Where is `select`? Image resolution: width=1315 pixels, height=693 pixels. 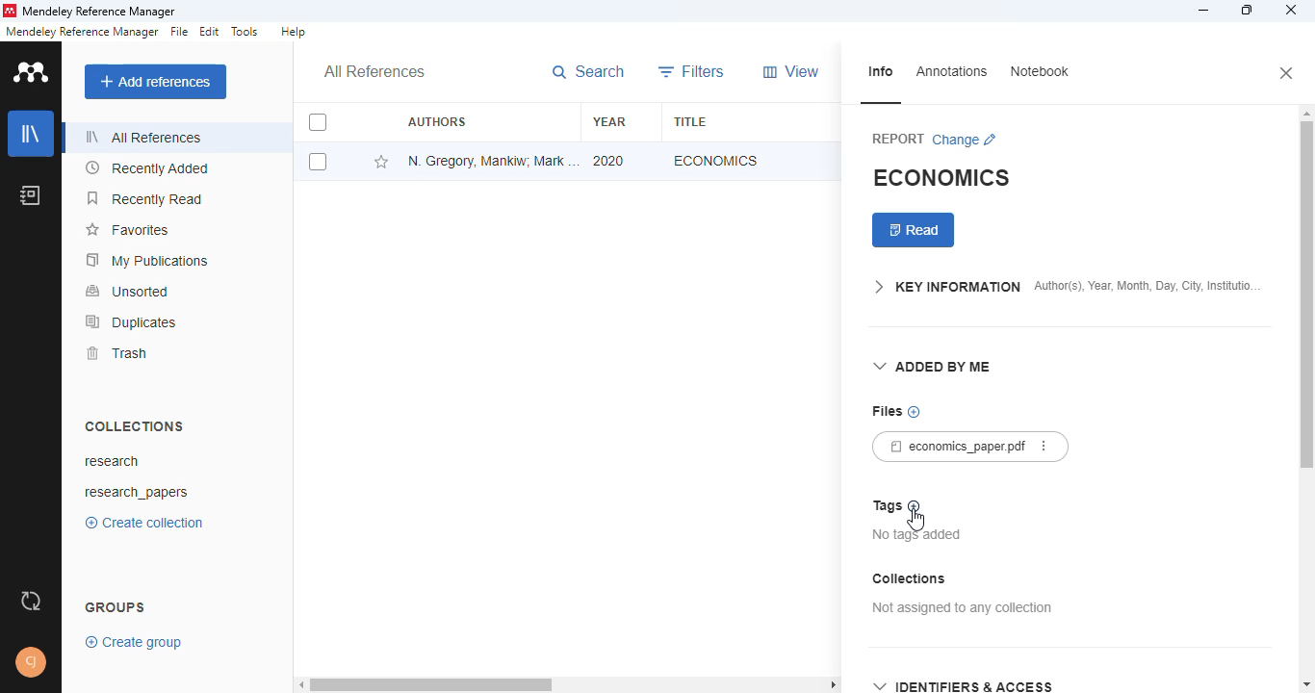
select is located at coordinates (318, 162).